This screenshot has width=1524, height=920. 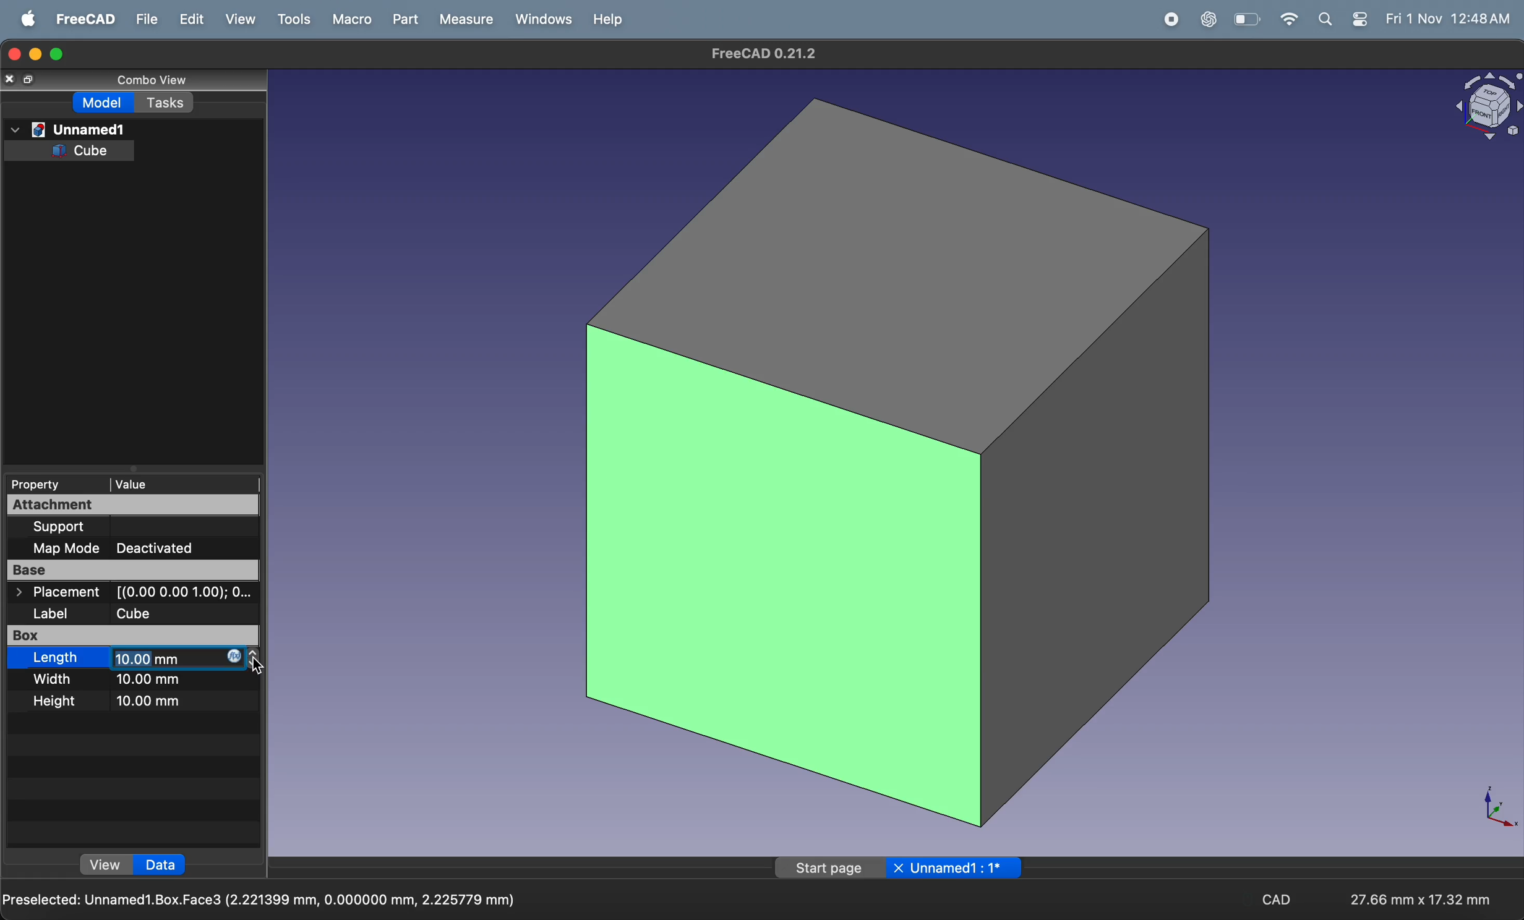 I want to click on Fri 1 Nov 12:48 AM, so click(x=1452, y=19).